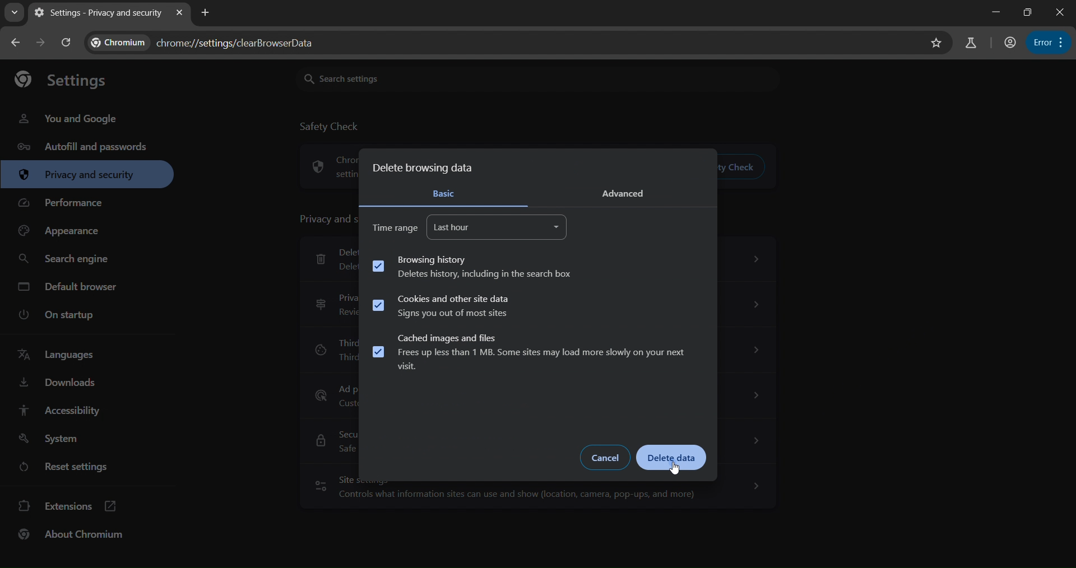 The image size is (1076, 568). Describe the element at coordinates (206, 13) in the screenshot. I see `new tab` at that location.